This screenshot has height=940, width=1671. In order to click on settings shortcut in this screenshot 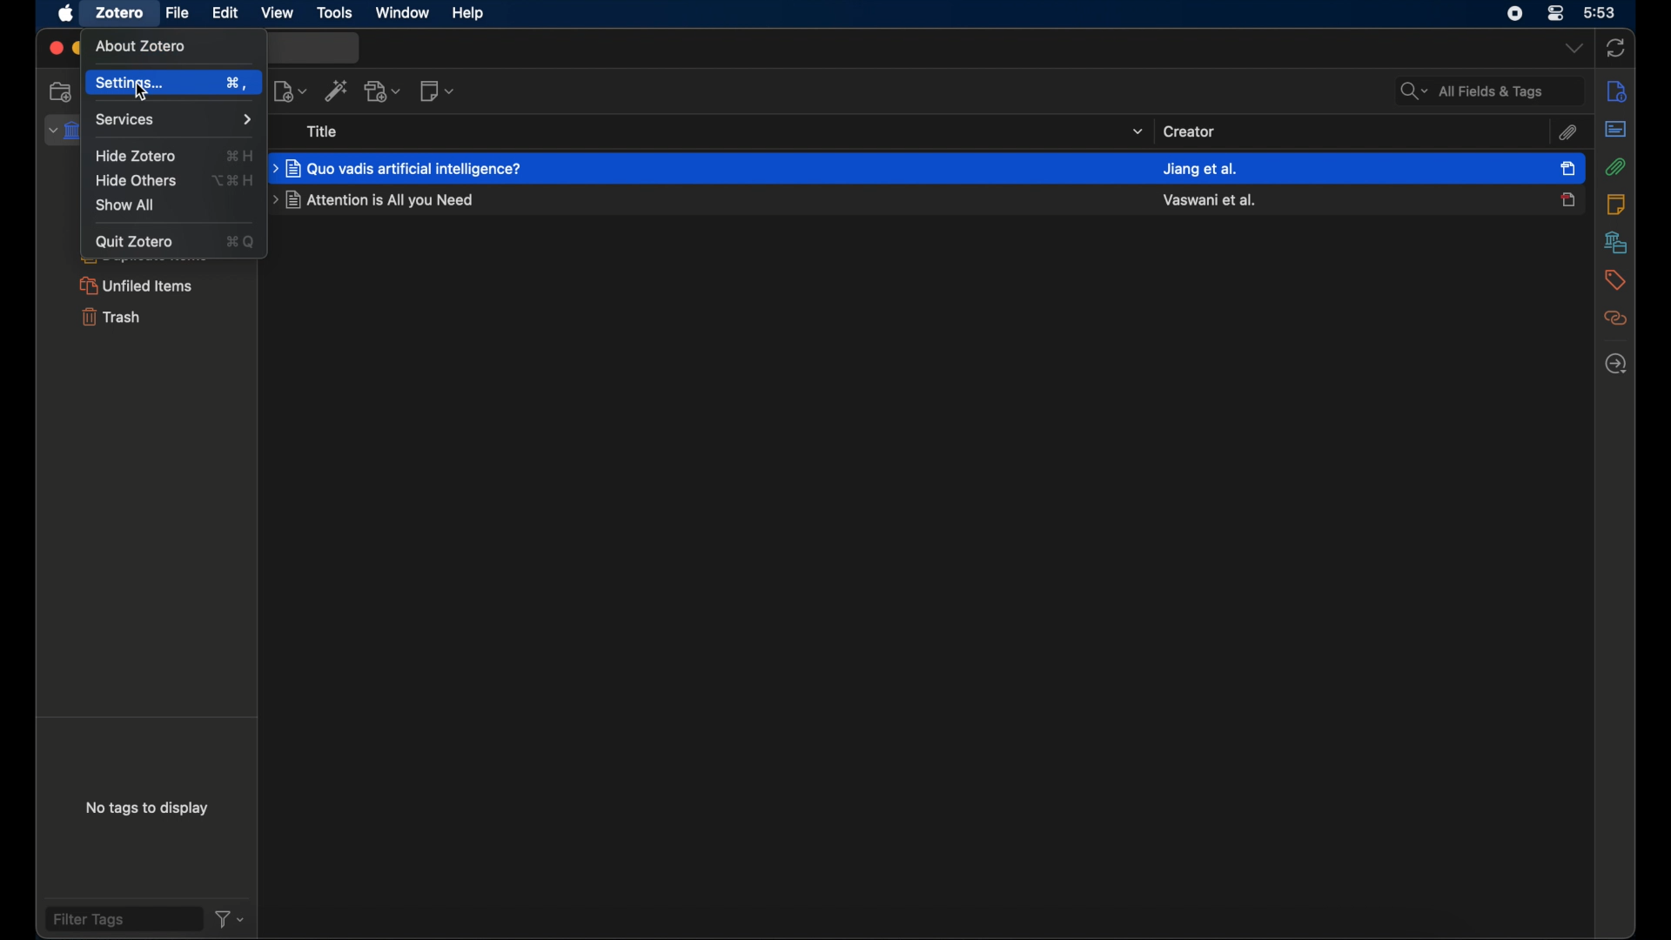, I will do `click(236, 84)`.